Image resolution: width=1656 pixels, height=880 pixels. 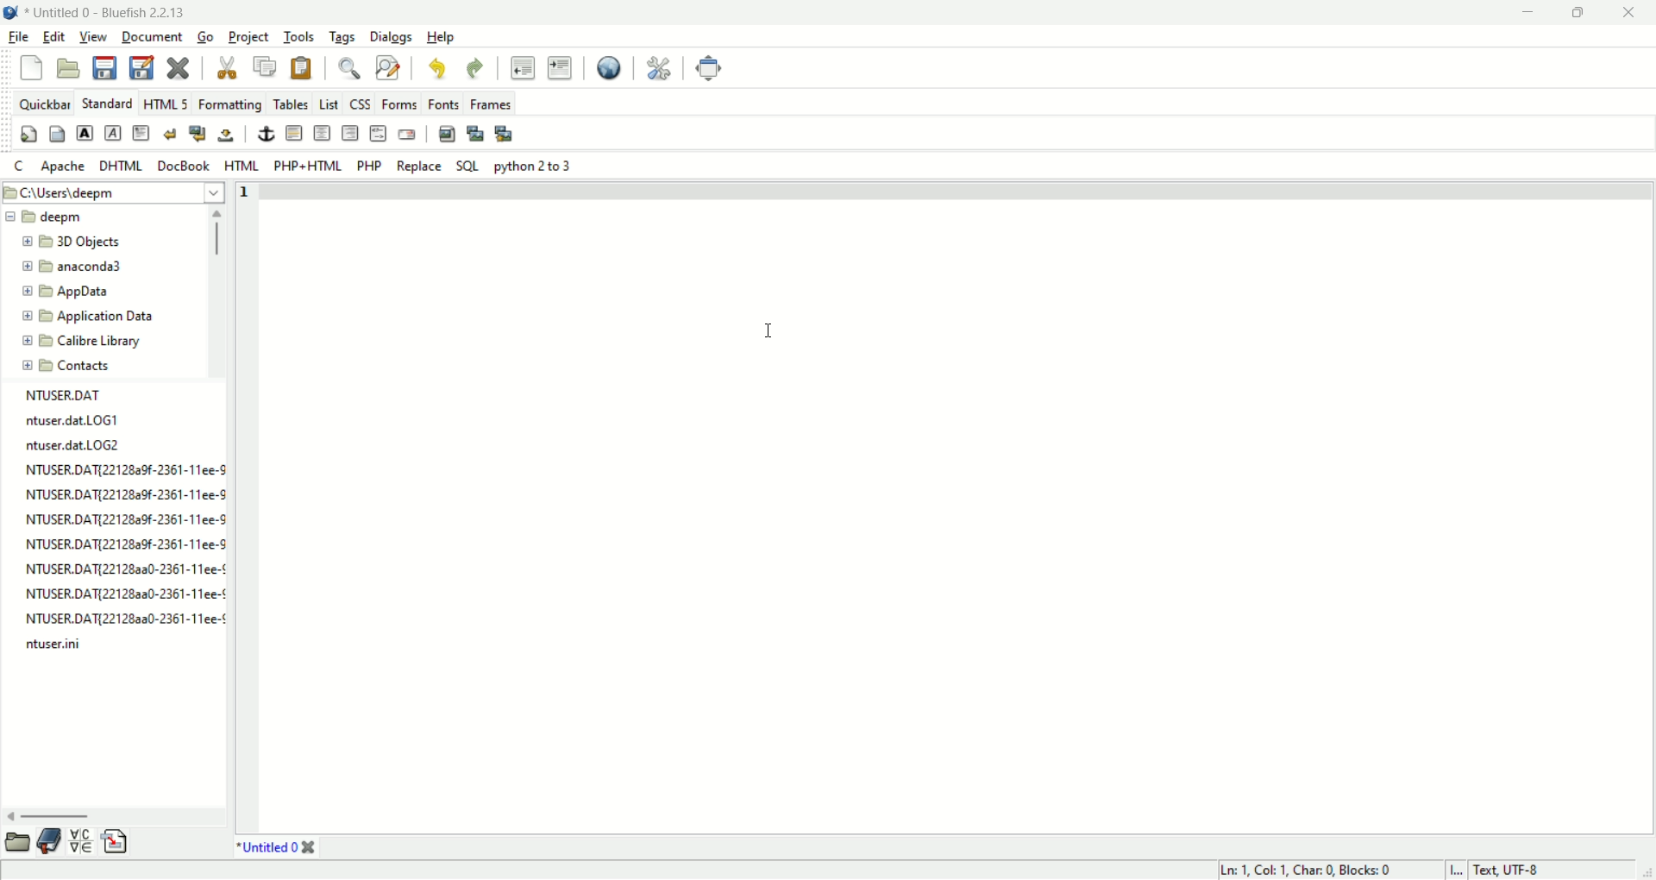 I want to click on appdata, so click(x=66, y=292).